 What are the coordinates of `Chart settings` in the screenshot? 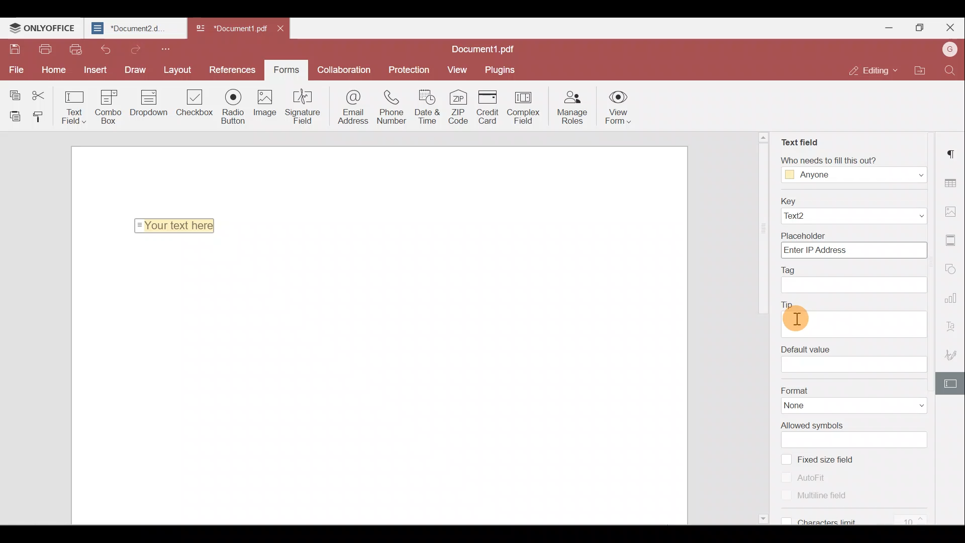 It's located at (952, 297).